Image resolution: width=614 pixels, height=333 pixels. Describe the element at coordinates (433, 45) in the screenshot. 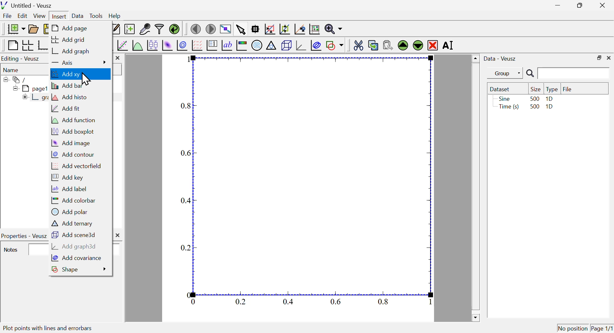

I see `remove the selected widget` at that location.